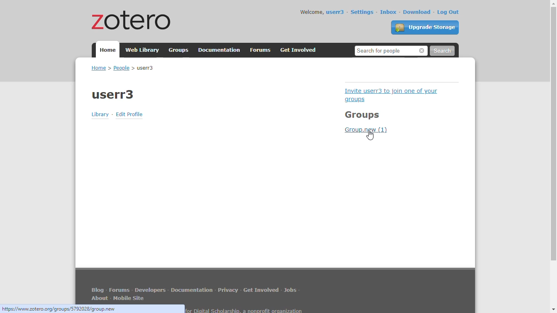 The height and width of the screenshot is (313, 557). What do you see at coordinates (391, 51) in the screenshot?
I see `search for people` at bounding box center [391, 51].